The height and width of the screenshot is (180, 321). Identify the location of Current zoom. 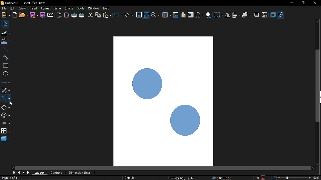
(316, 177).